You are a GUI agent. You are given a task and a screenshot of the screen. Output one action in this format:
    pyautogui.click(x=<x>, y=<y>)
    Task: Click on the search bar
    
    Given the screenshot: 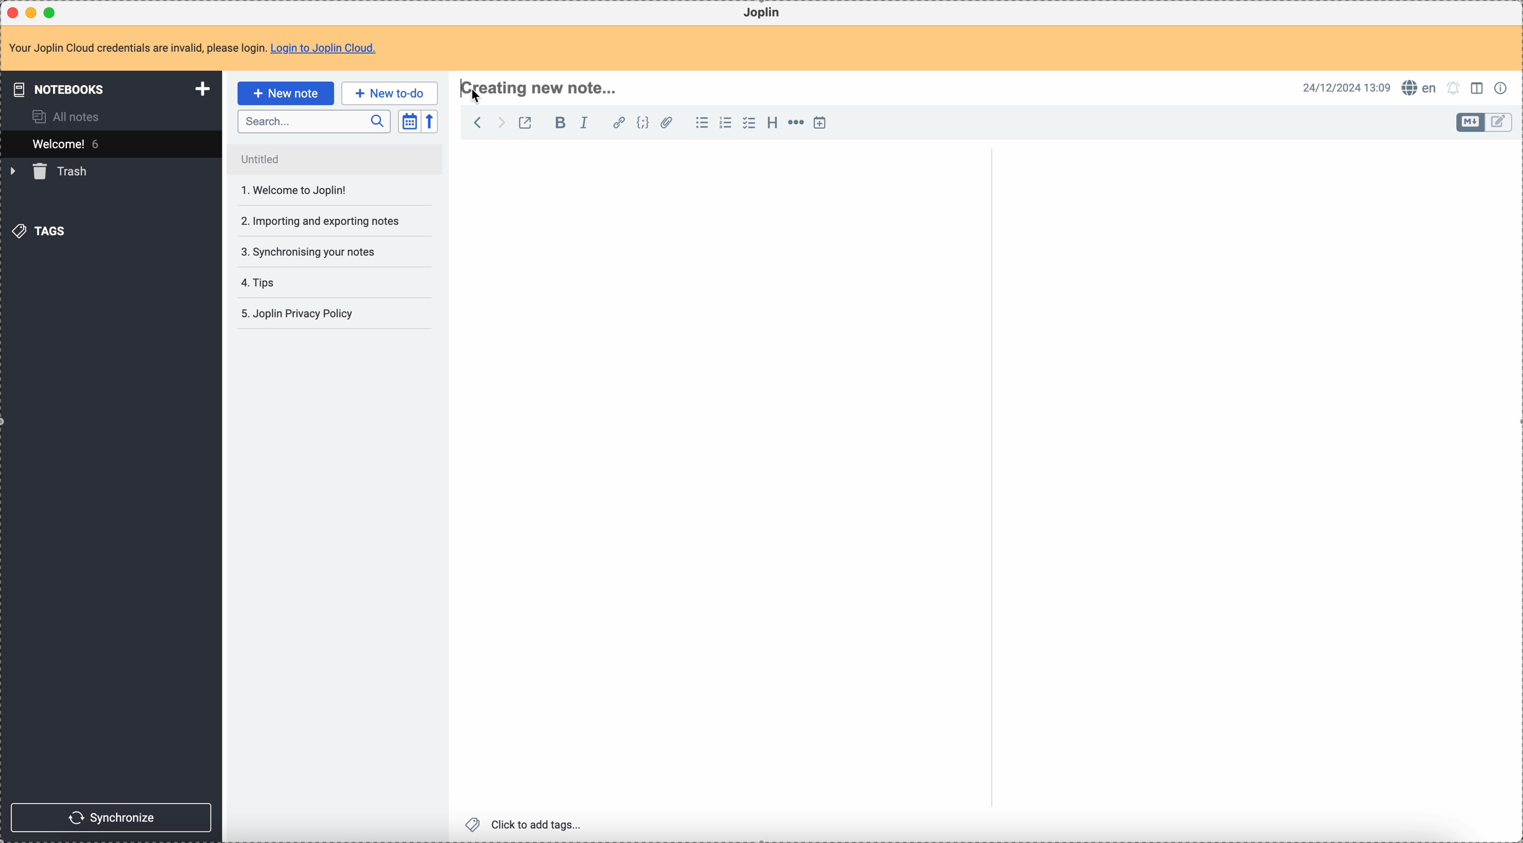 What is the action you would take?
    pyautogui.click(x=313, y=122)
    